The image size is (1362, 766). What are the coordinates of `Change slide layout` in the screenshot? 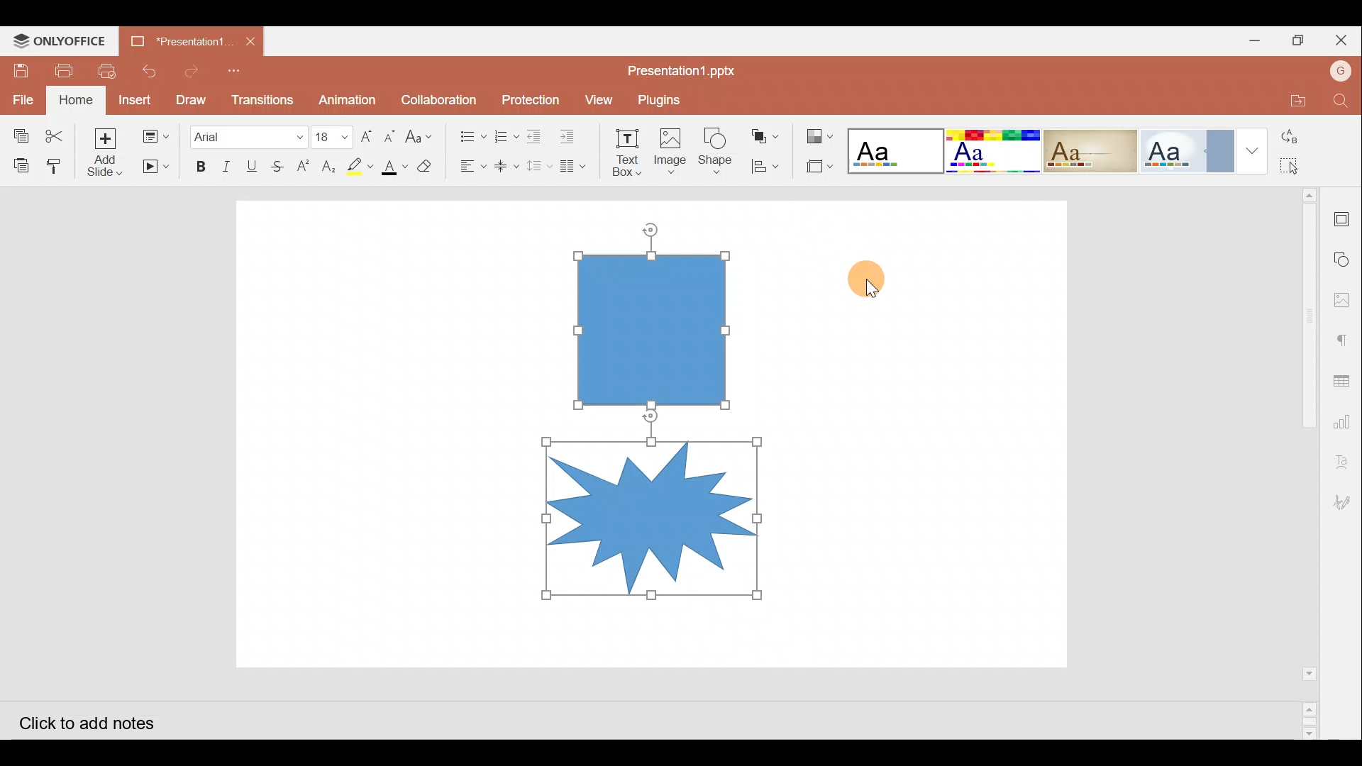 It's located at (155, 135).